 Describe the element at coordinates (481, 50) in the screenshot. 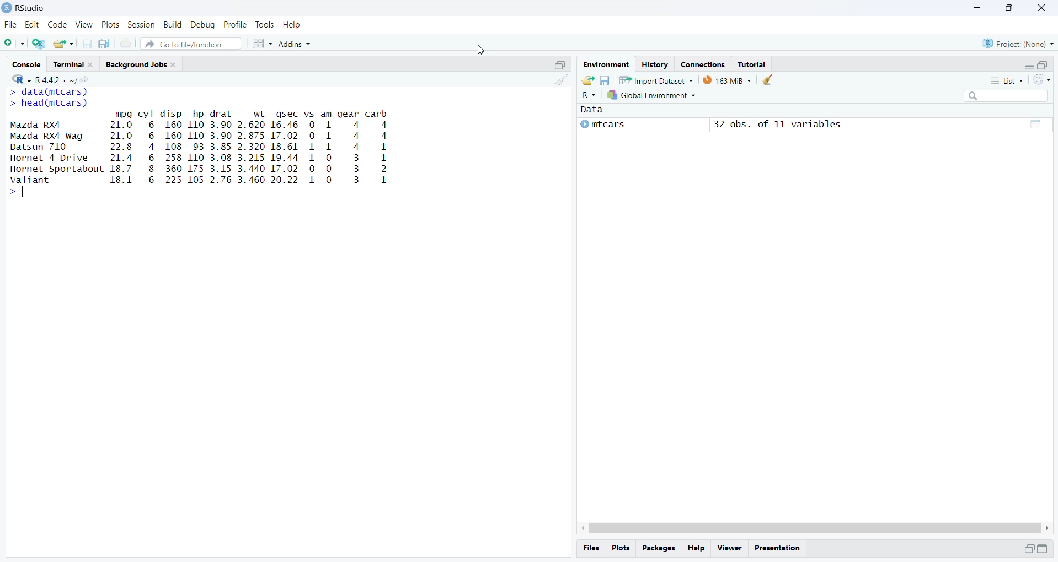

I see `cursor` at that location.